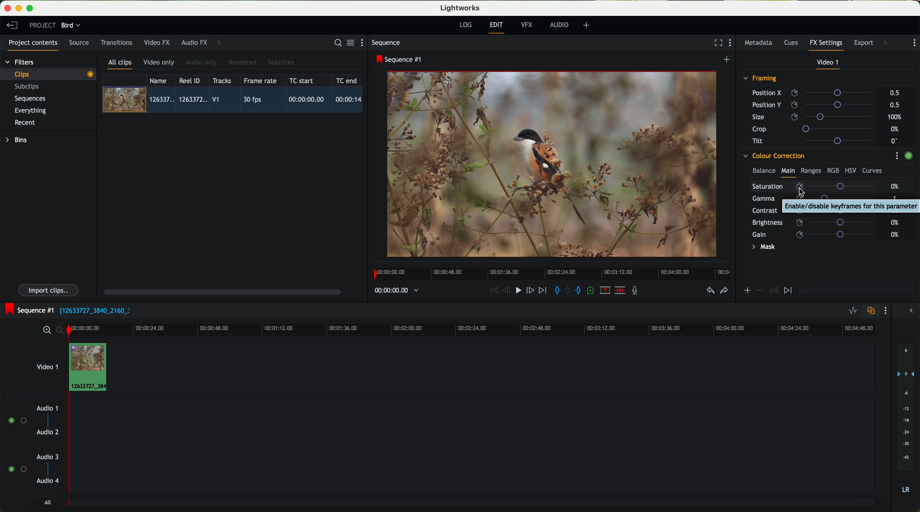  What do you see at coordinates (895, 186) in the screenshot?
I see `0%` at bounding box center [895, 186].